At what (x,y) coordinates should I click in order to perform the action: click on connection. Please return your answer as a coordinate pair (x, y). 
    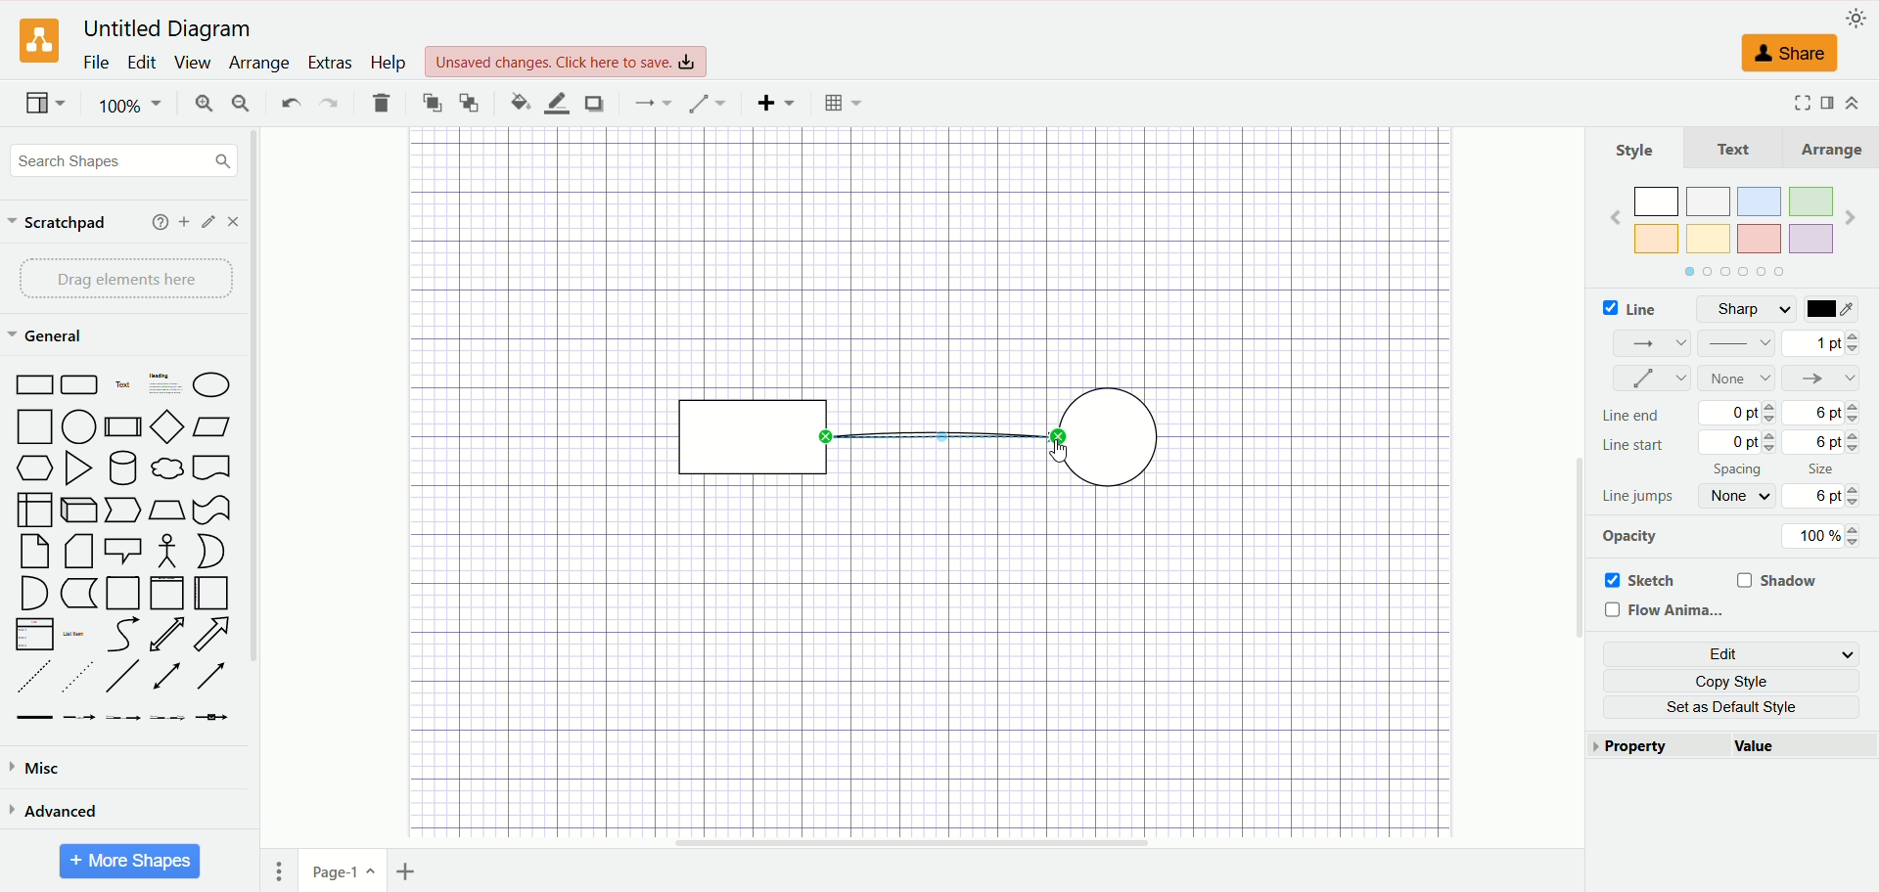
    Looking at the image, I should click on (653, 102).